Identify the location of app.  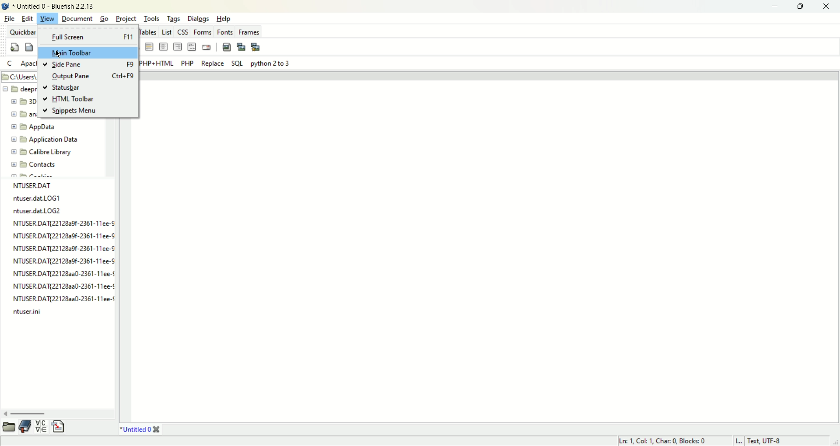
(38, 127).